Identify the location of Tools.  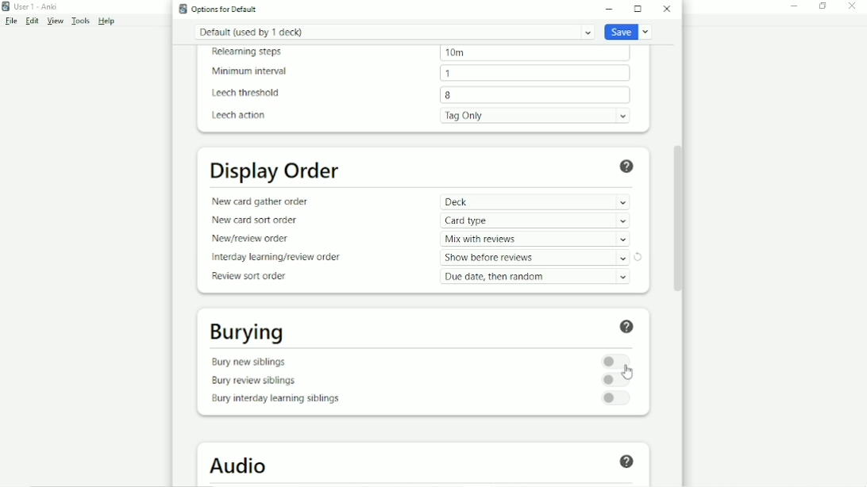
(82, 21).